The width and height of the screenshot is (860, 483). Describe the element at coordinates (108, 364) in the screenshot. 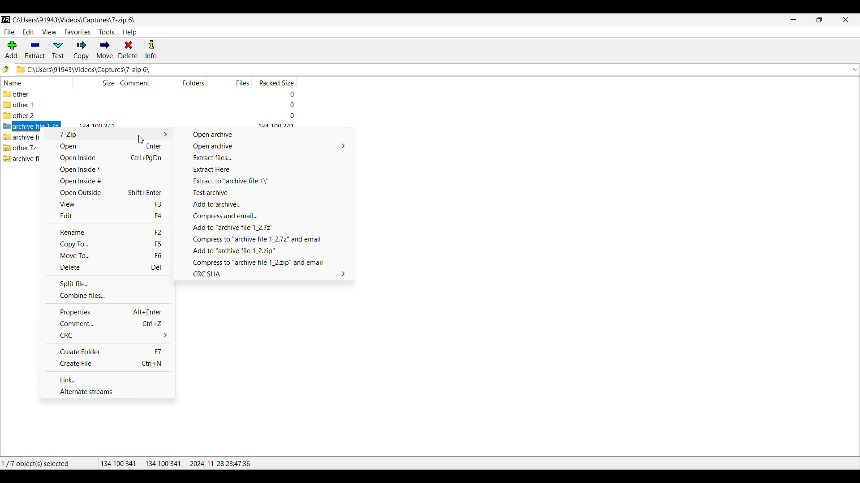

I see `Create file` at that location.